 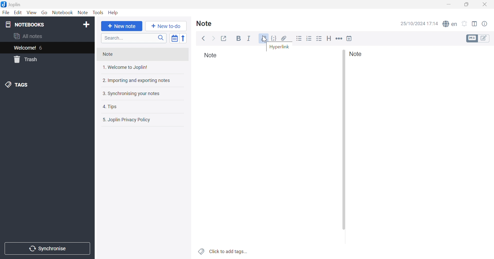 I want to click on Hyperlink, so click(x=262, y=38).